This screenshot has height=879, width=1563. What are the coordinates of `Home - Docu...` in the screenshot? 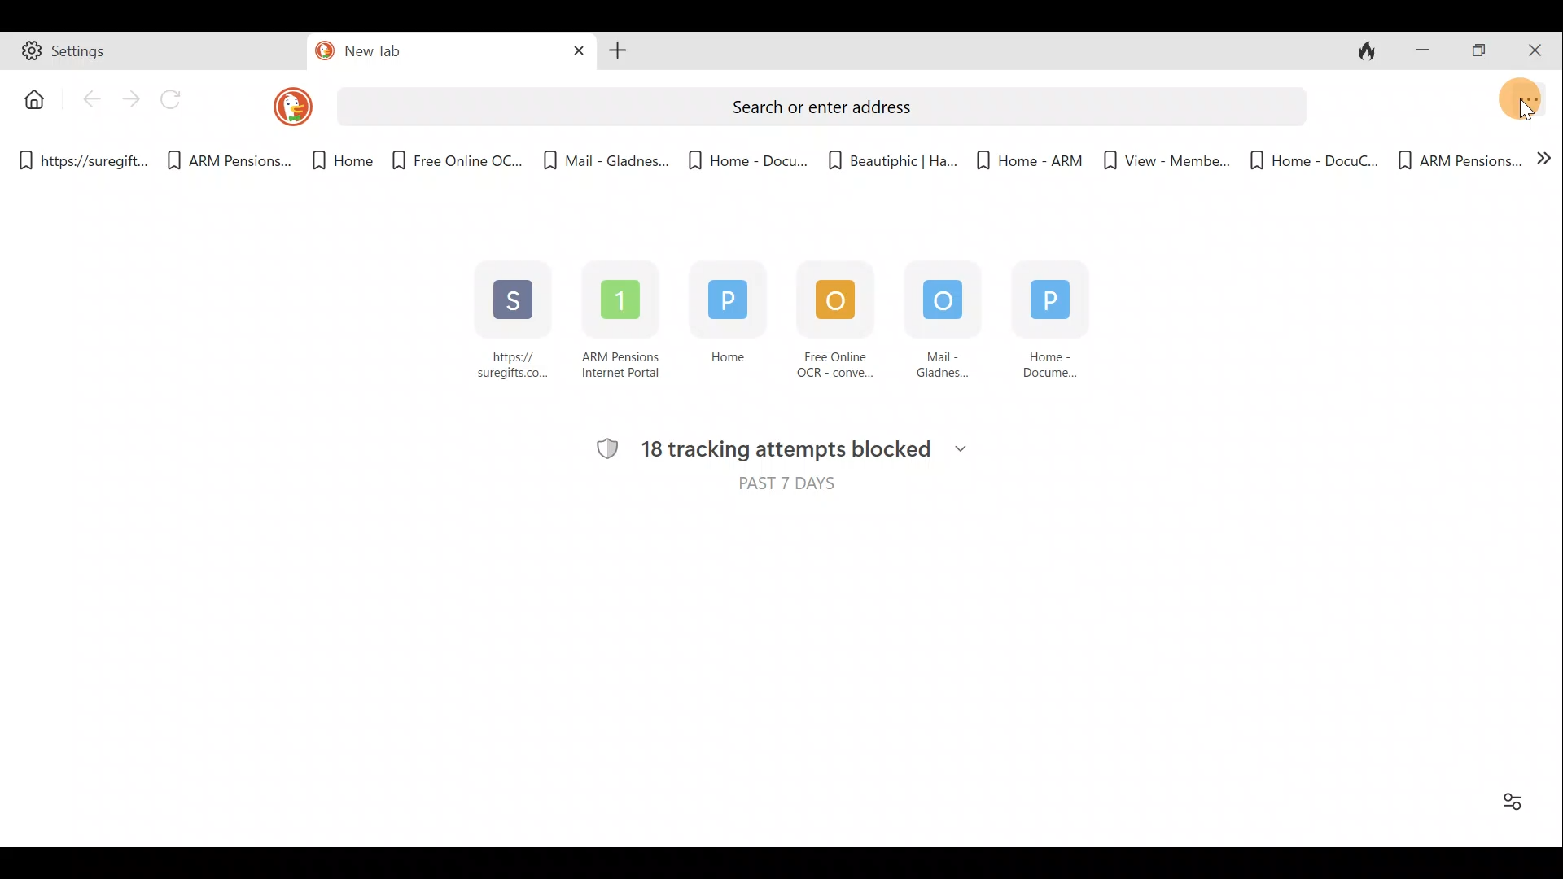 It's located at (746, 155).